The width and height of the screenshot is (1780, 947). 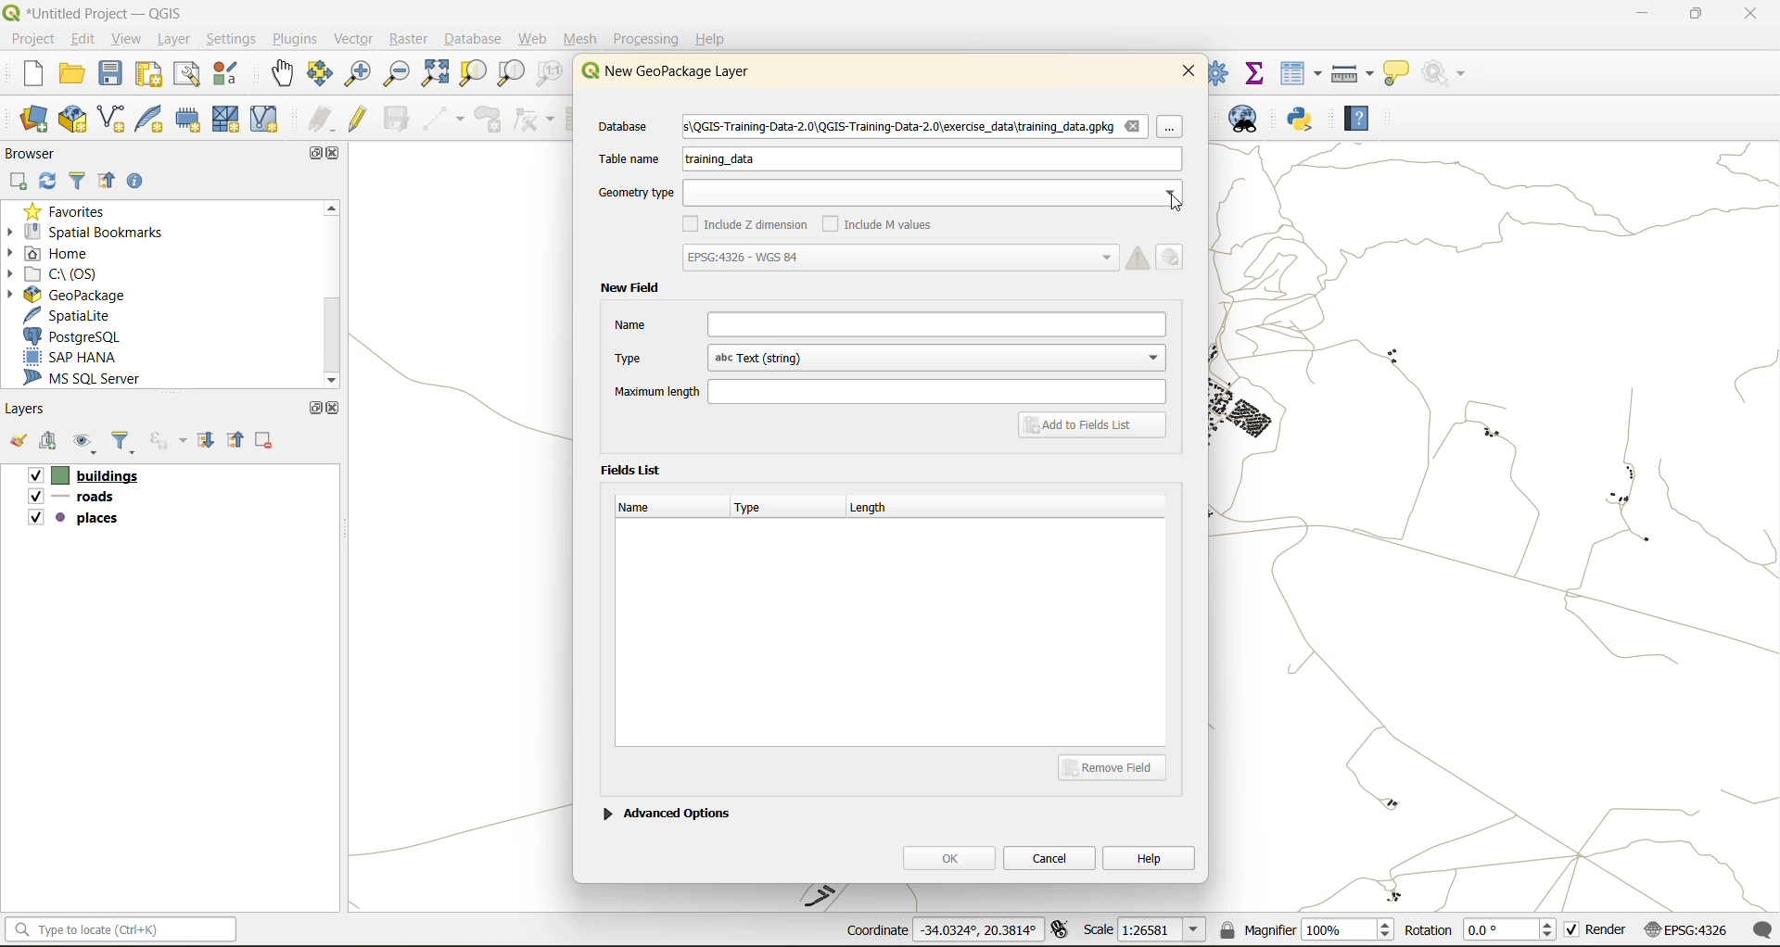 What do you see at coordinates (82, 477) in the screenshot?
I see `buildings` at bounding box center [82, 477].